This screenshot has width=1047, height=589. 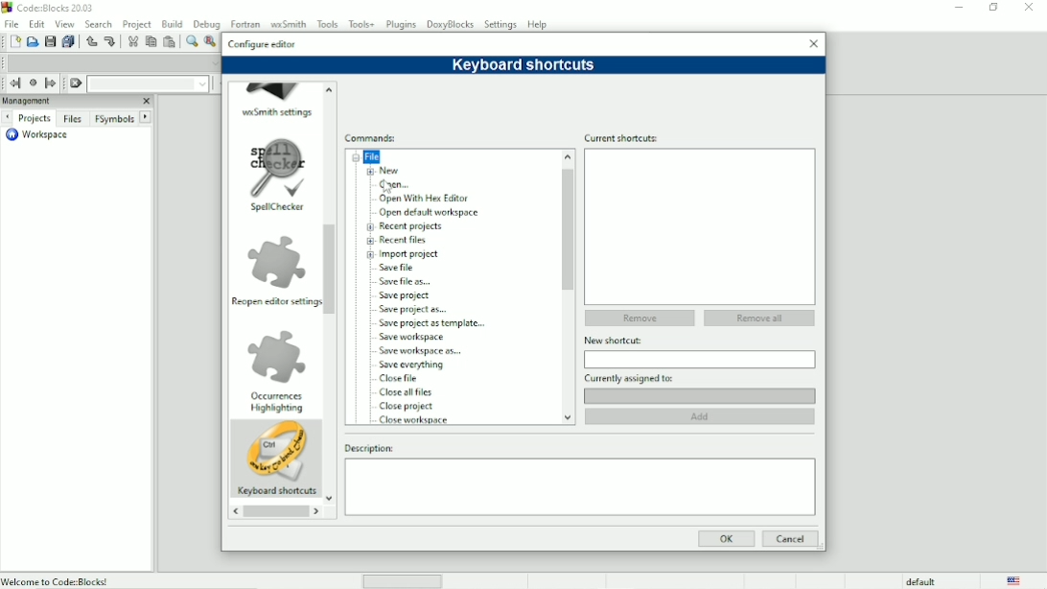 I want to click on FSymbols, so click(x=114, y=119).